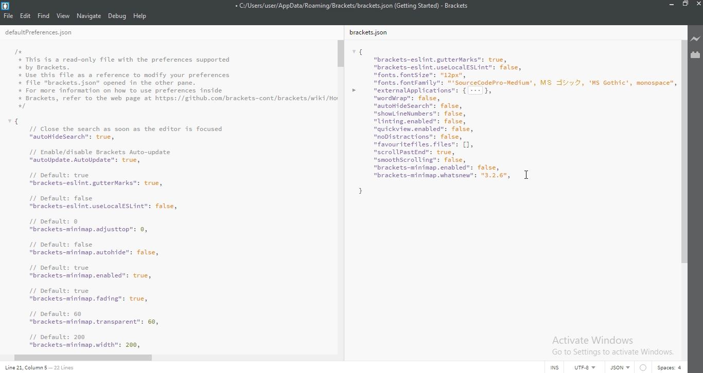  What do you see at coordinates (9, 15) in the screenshot?
I see `File` at bounding box center [9, 15].